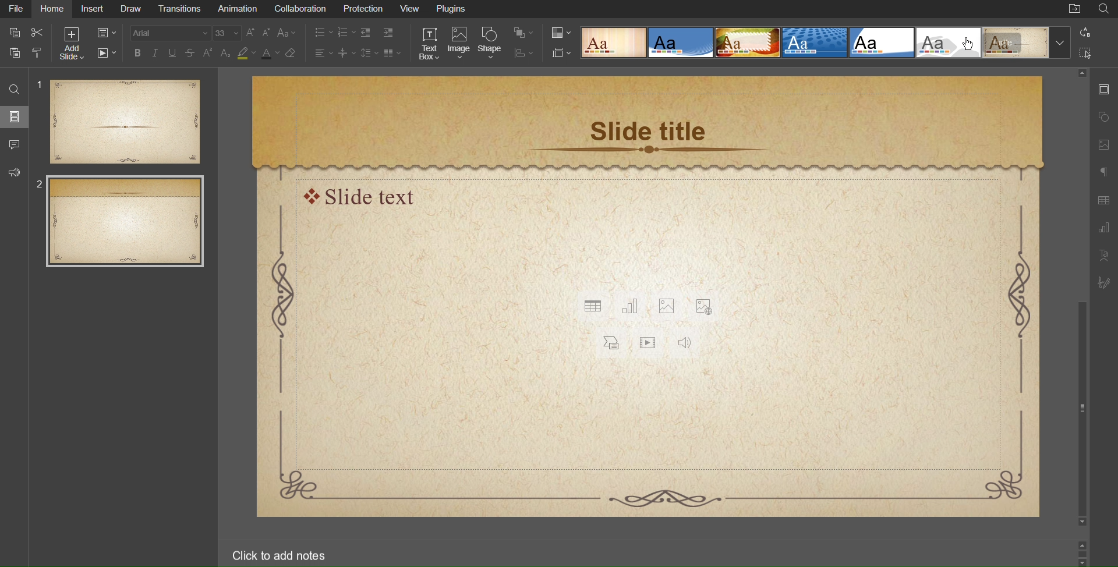 The image size is (1118, 567). Describe the element at coordinates (348, 53) in the screenshot. I see `Vertical Alignment` at that location.